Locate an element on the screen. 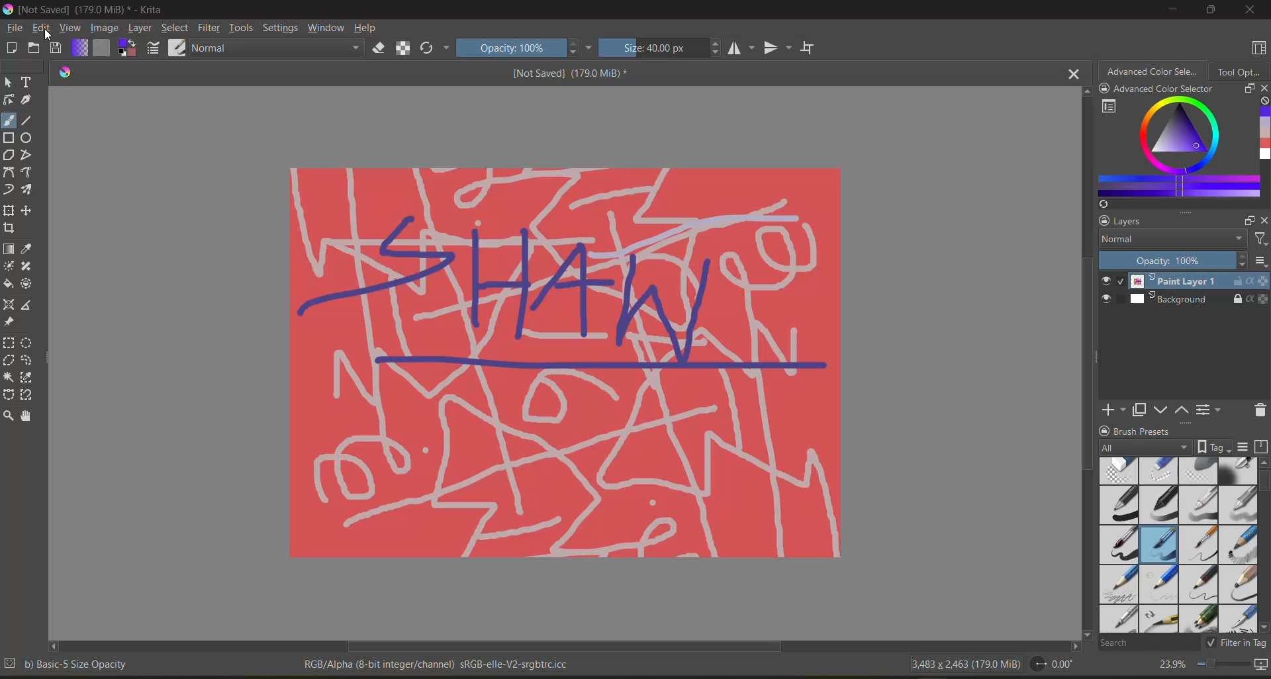 The image size is (1271, 679). layers is located at coordinates (1138, 221).